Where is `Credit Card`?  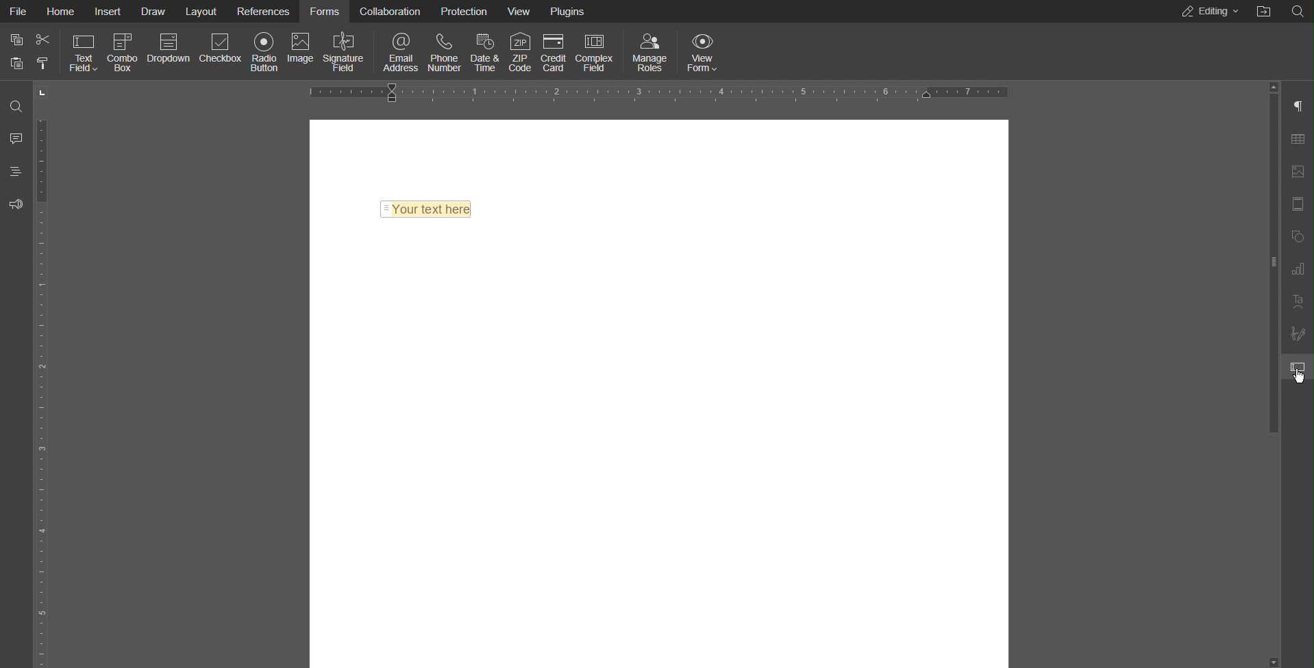 Credit Card is located at coordinates (554, 51).